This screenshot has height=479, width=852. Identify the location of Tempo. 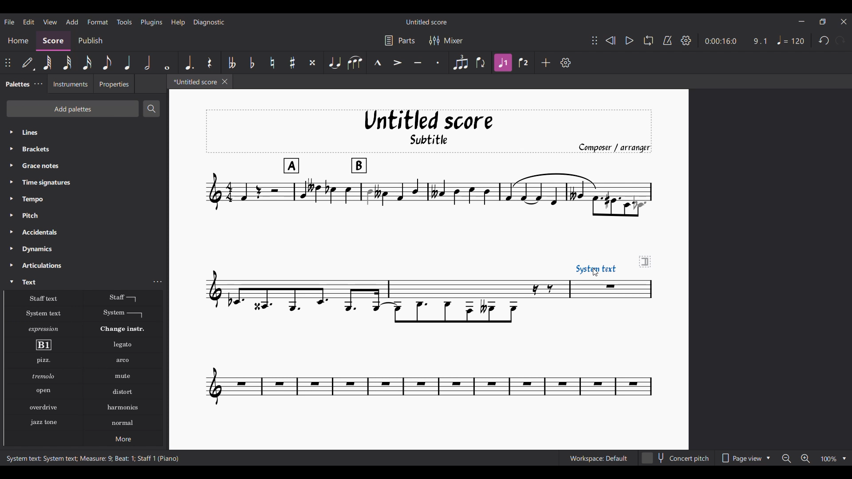
(791, 40).